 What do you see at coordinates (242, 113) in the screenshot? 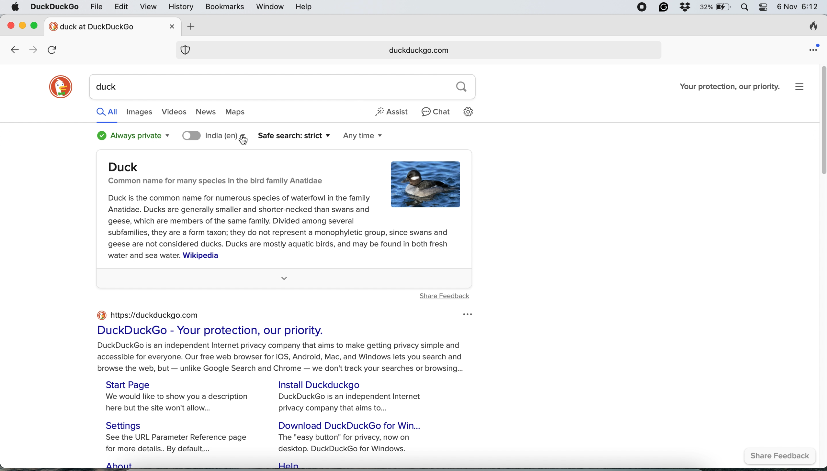
I see `maps` at bounding box center [242, 113].